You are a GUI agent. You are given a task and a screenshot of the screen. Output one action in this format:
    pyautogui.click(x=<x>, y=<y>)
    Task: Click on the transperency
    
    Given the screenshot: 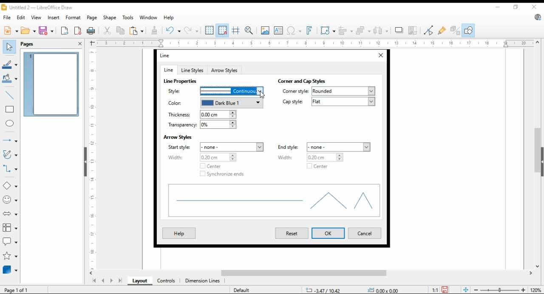 What is the action you would take?
    pyautogui.click(x=201, y=125)
    